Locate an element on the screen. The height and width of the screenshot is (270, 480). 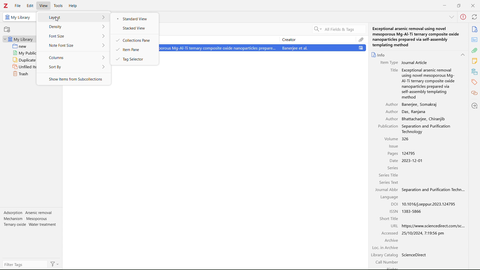
density is located at coordinates (74, 27).